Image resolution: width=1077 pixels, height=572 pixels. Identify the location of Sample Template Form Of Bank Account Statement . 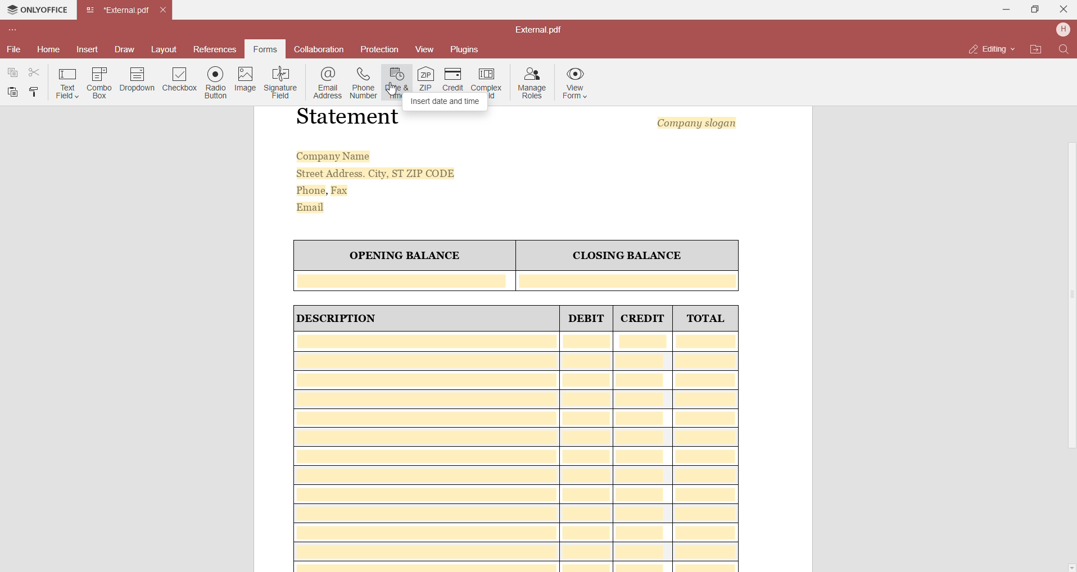
(535, 338).